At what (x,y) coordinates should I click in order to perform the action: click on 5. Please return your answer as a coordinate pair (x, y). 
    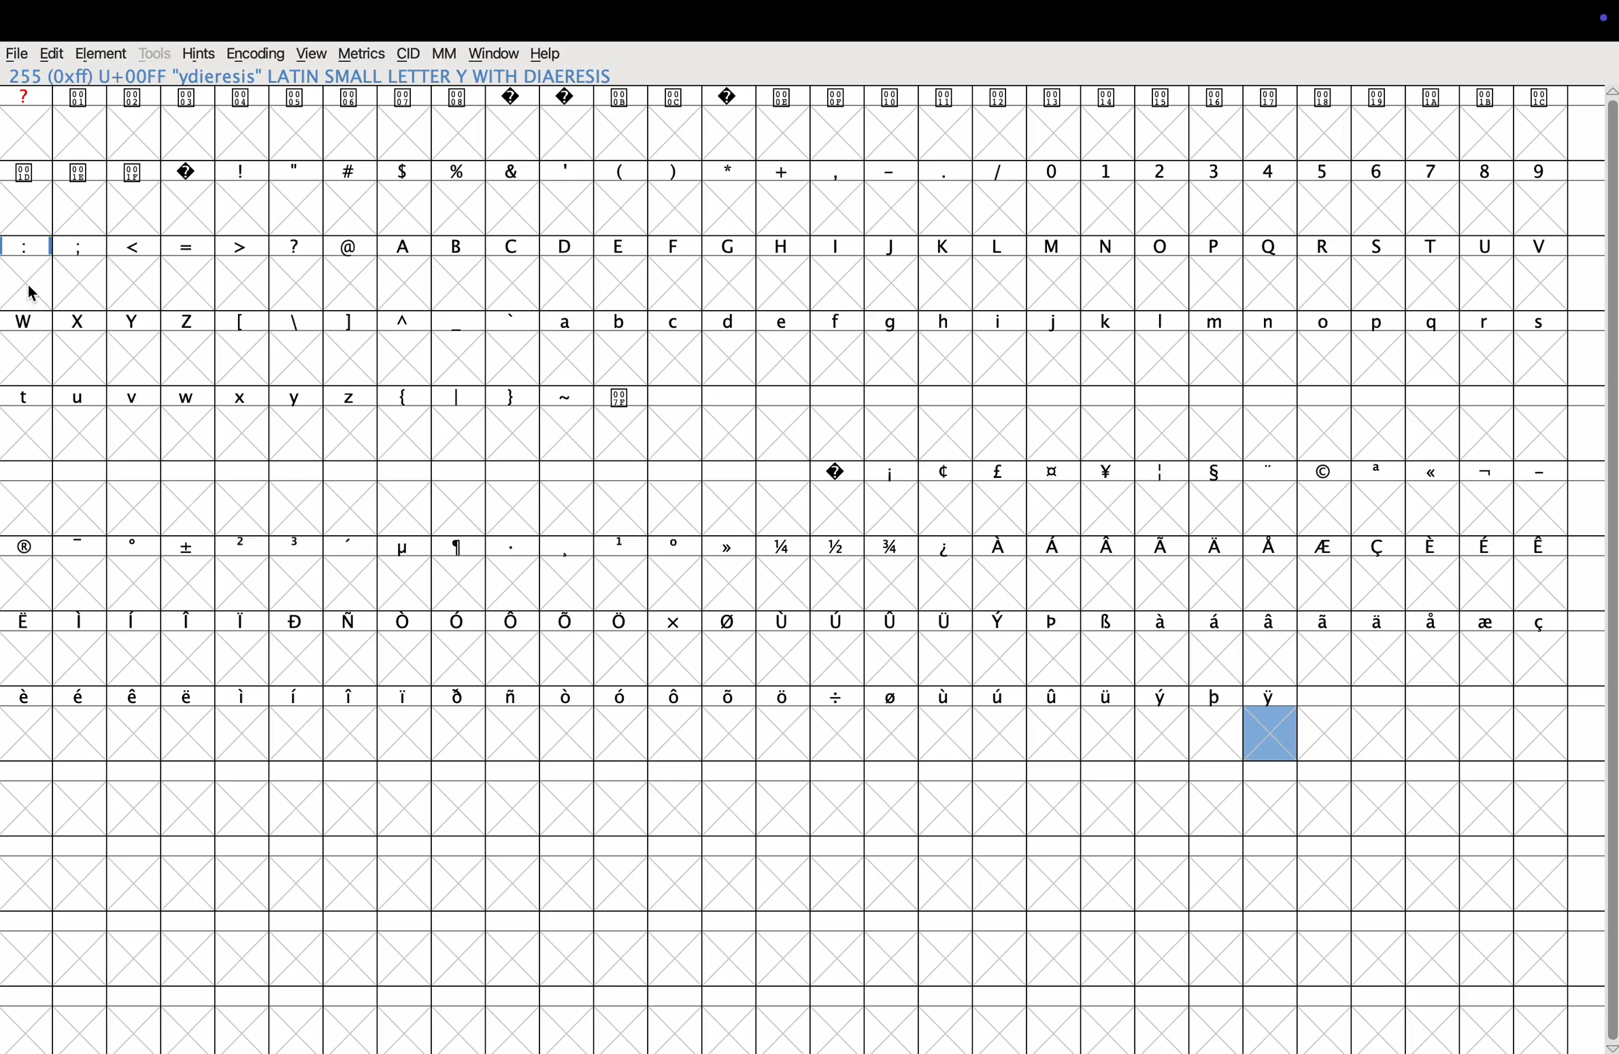
    Looking at the image, I should click on (1326, 191).